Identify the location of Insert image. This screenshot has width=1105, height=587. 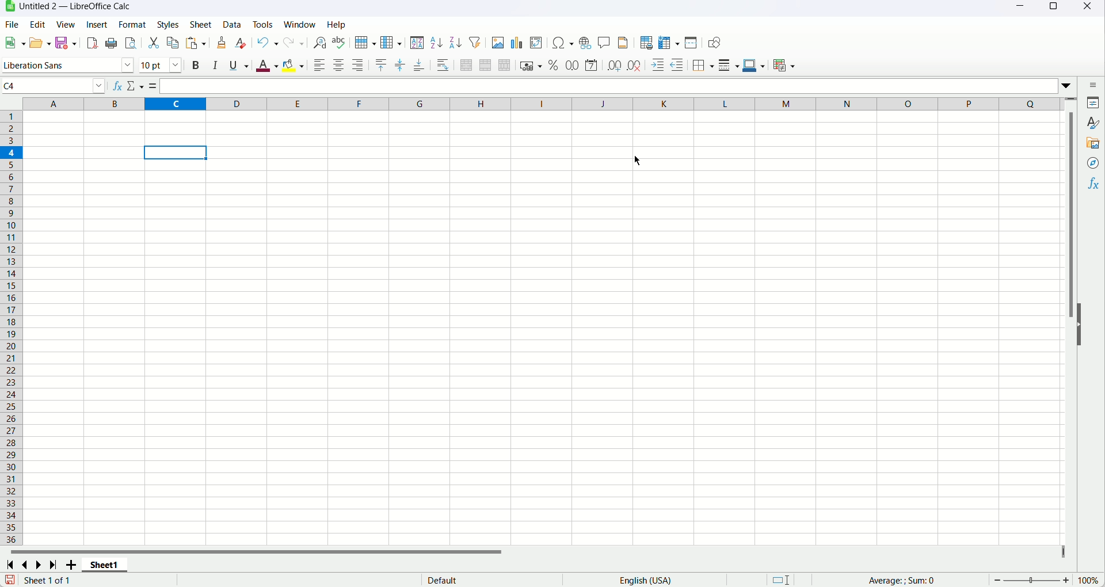
(497, 42).